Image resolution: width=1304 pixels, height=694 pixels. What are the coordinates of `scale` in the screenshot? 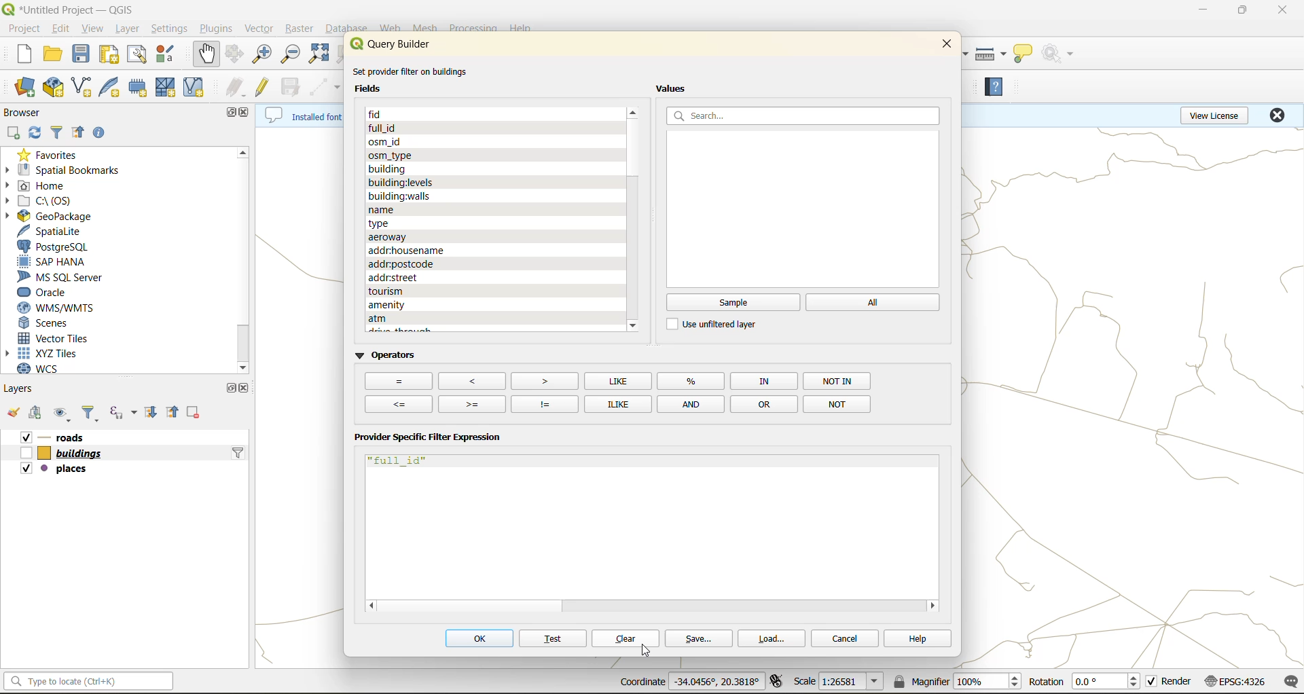 It's located at (841, 682).